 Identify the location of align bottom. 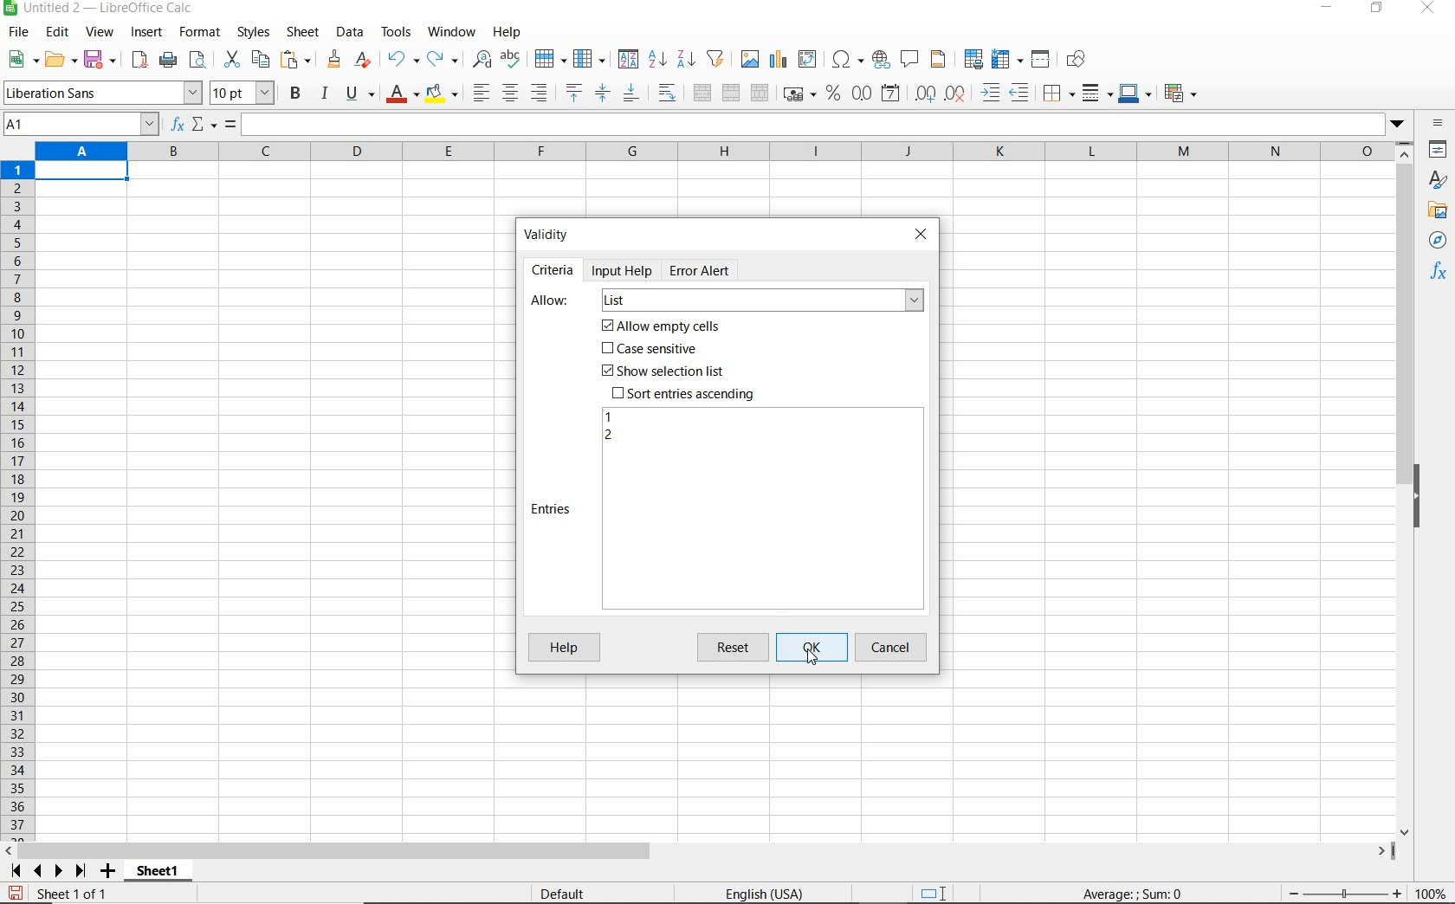
(630, 95).